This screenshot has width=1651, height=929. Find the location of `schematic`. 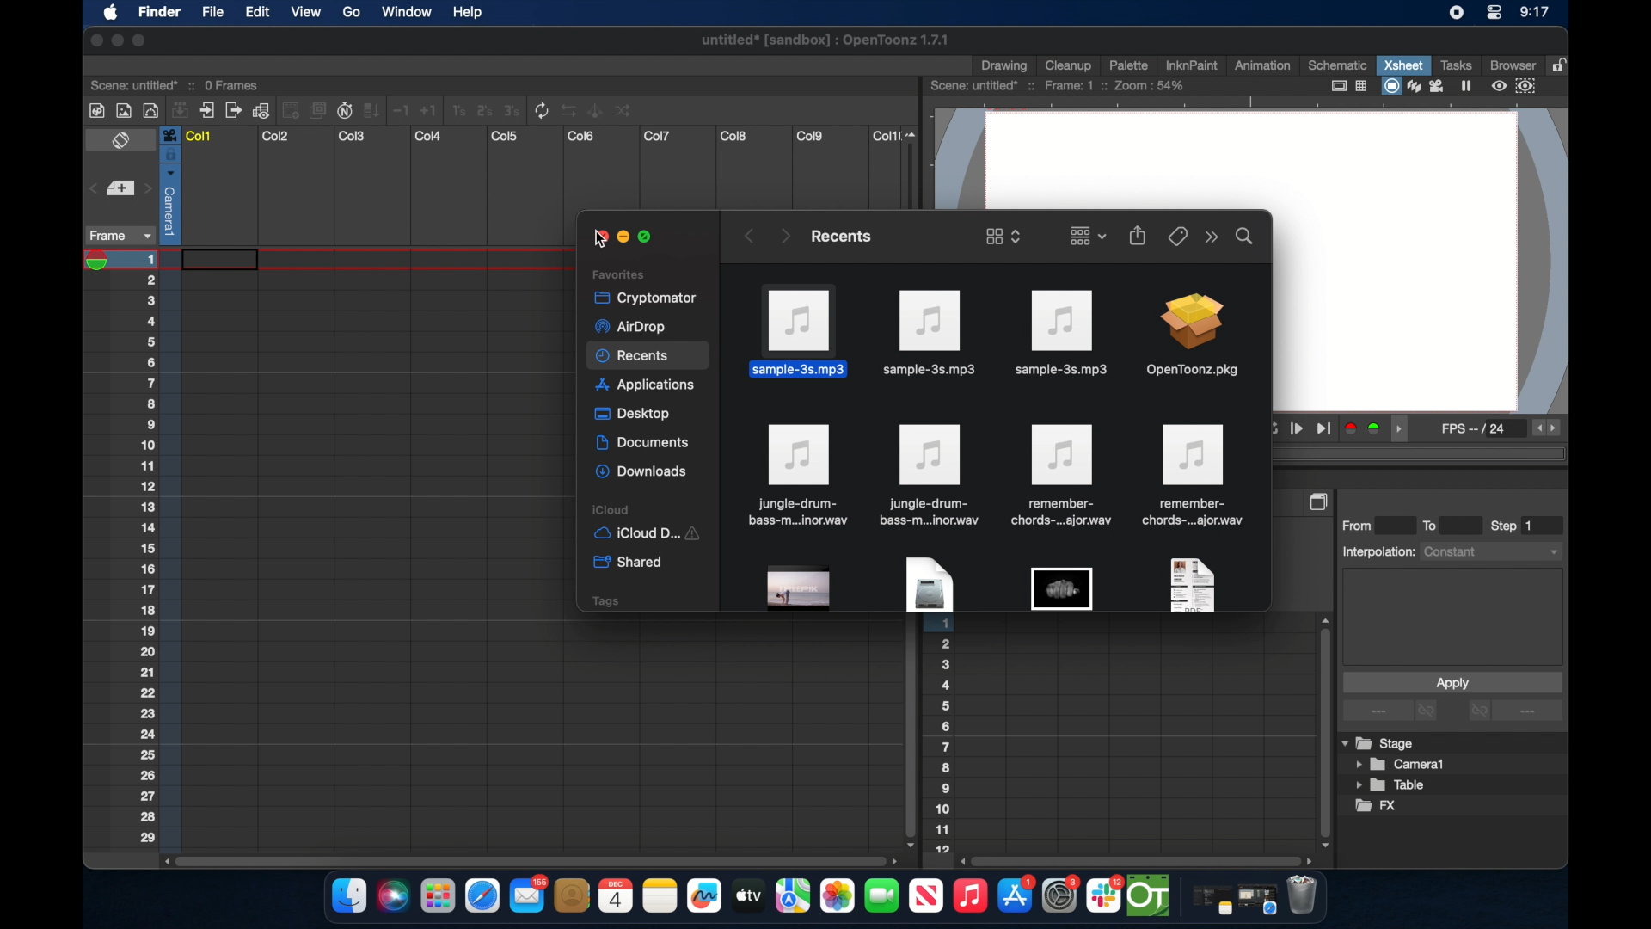

schematic is located at coordinates (1338, 65).